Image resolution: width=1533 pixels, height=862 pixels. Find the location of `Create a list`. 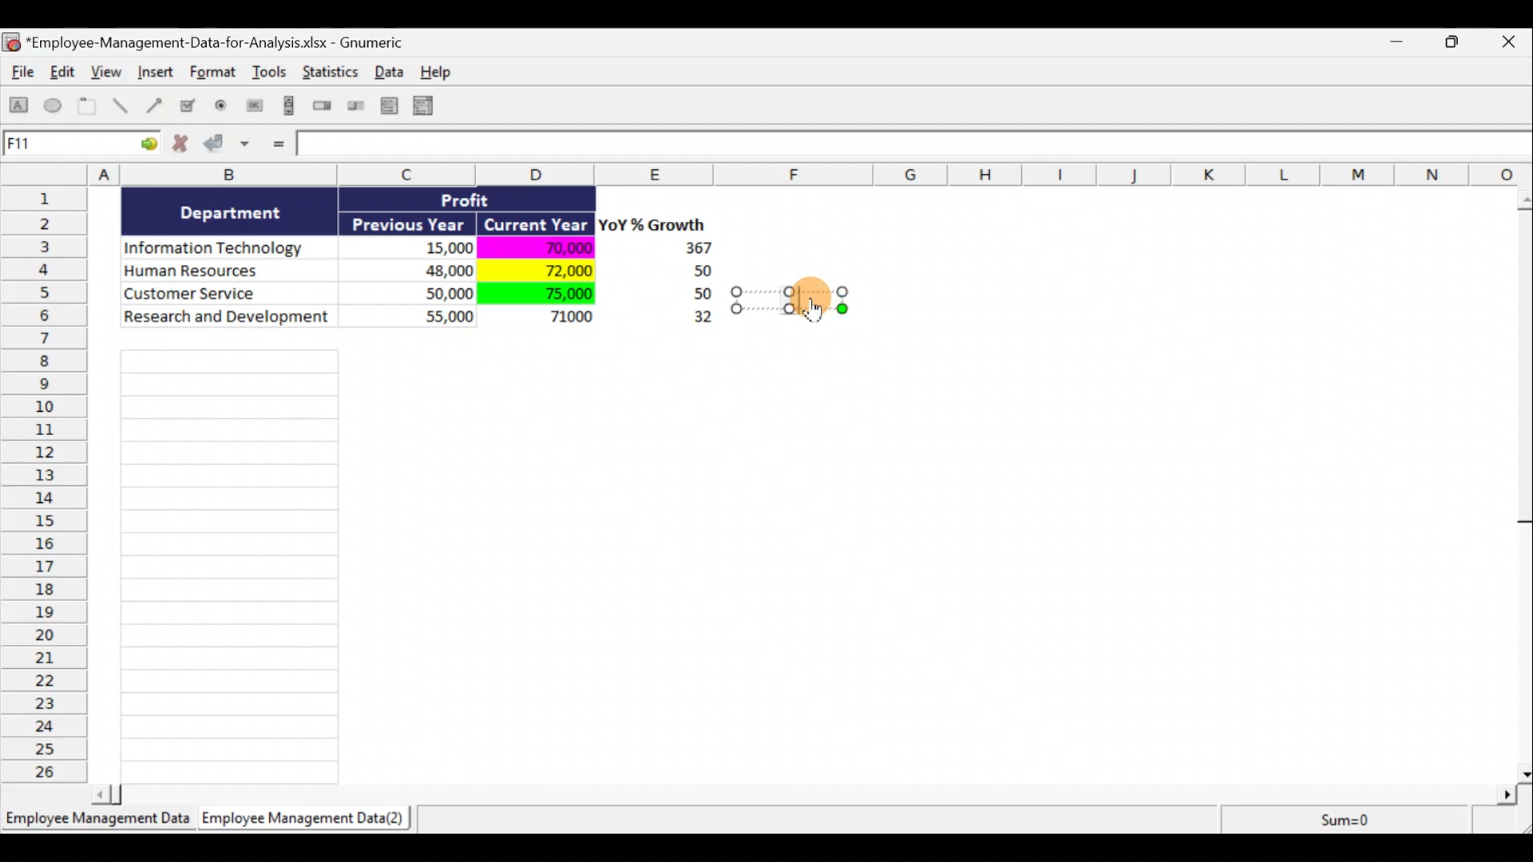

Create a list is located at coordinates (385, 105).